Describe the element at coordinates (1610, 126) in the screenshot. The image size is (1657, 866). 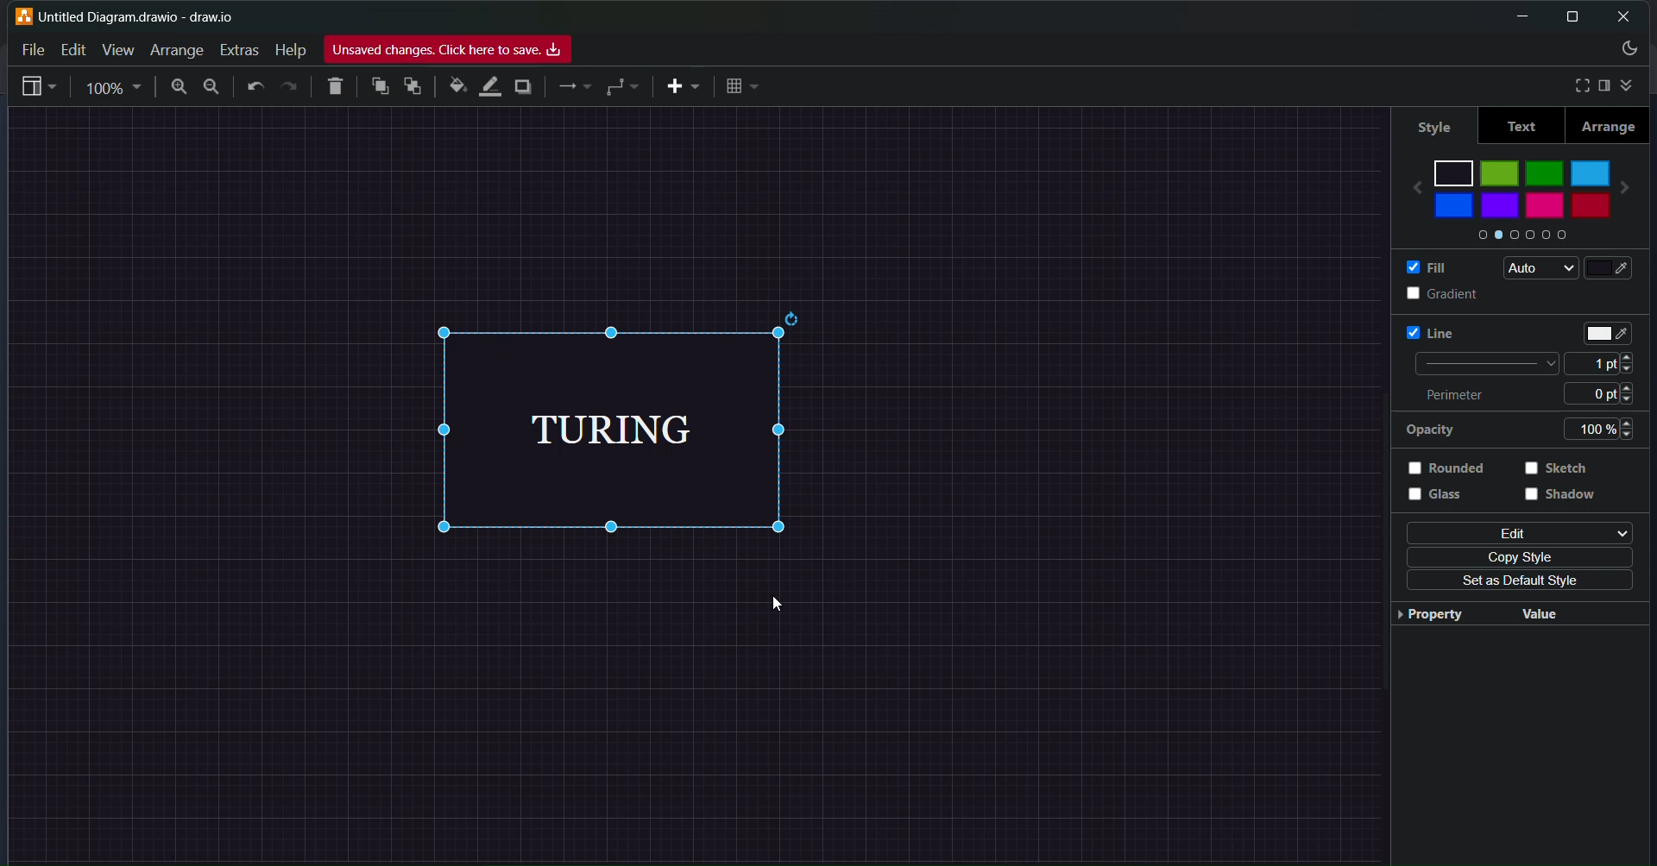
I see `arrange` at that location.